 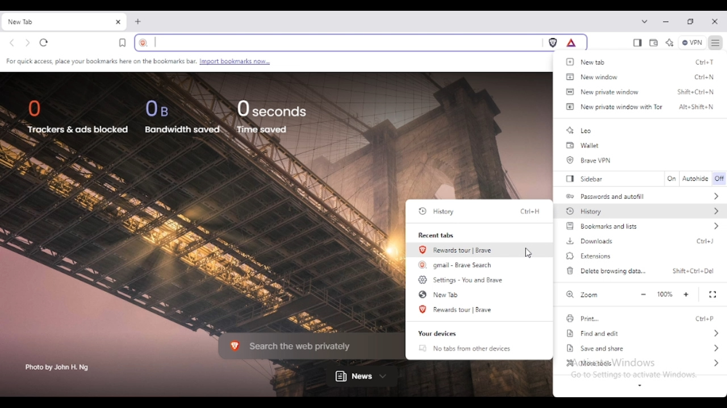 What do you see at coordinates (553, 42) in the screenshot?
I see `brave shields` at bounding box center [553, 42].